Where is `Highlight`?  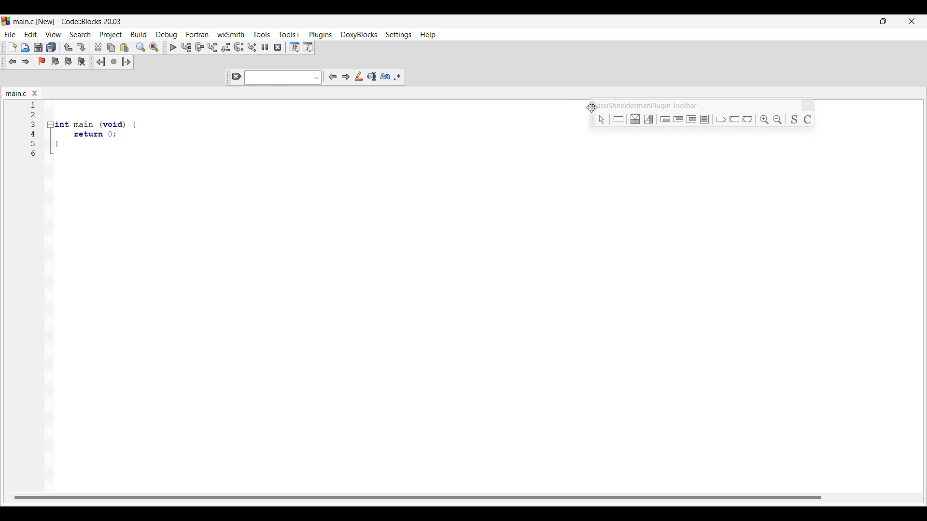
Highlight is located at coordinates (359, 76).